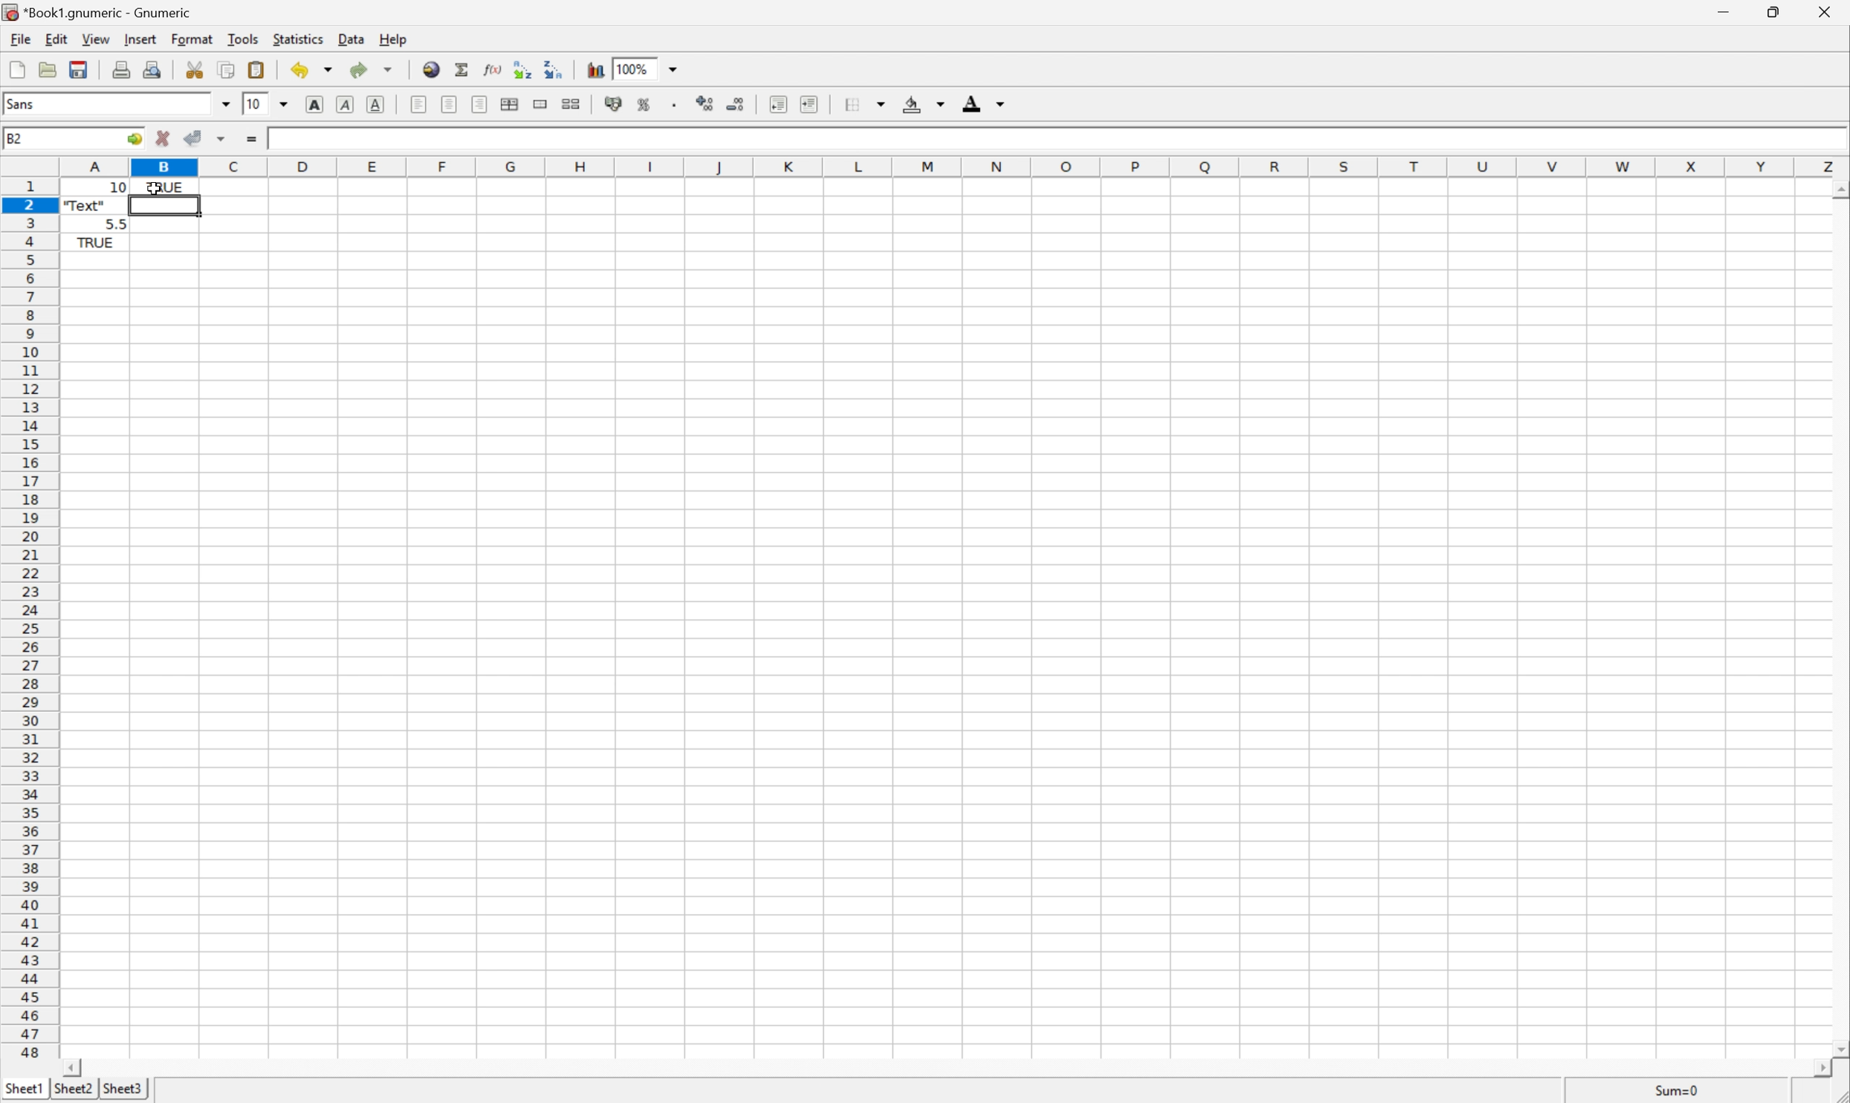  I want to click on Insert a chart, so click(596, 68).